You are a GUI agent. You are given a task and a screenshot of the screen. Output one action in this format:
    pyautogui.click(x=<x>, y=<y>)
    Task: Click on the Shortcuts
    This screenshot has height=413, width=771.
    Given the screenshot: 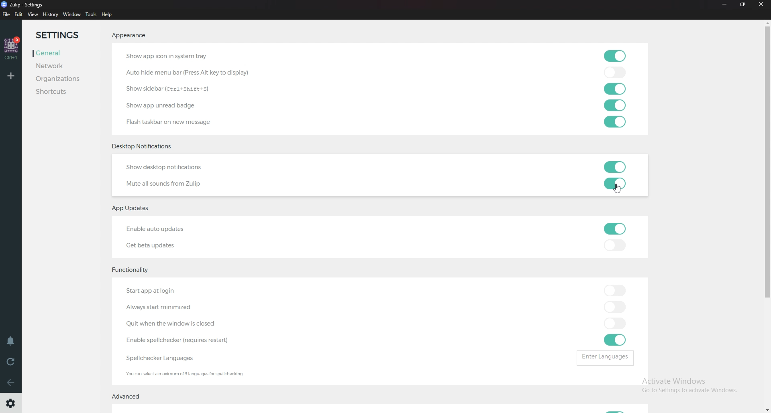 What is the action you would take?
    pyautogui.click(x=63, y=92)
    